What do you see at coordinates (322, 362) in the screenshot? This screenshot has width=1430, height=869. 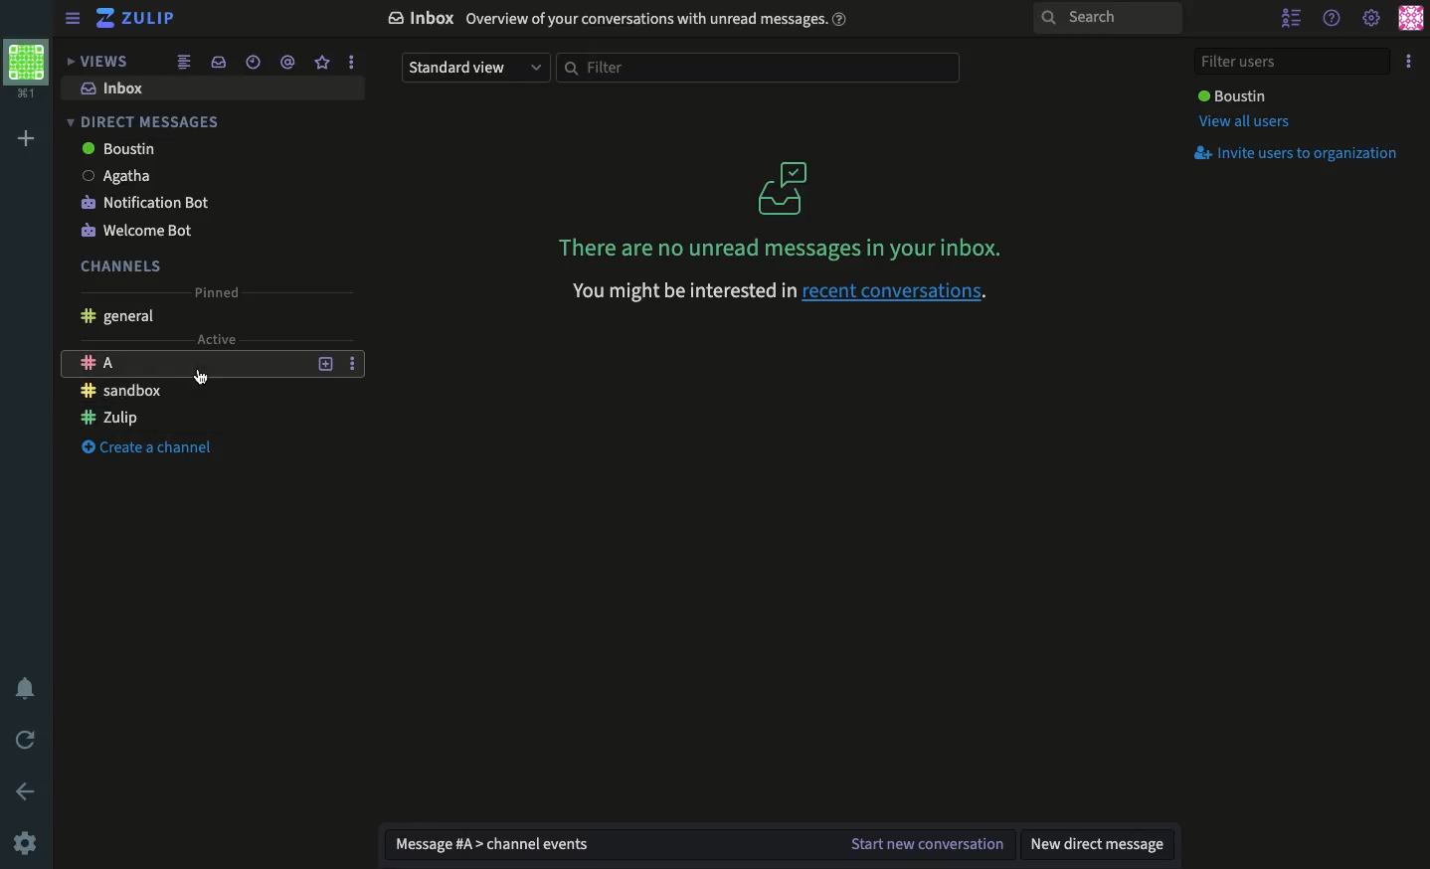 I see `Add new topic` at bounding box center [322, 362].